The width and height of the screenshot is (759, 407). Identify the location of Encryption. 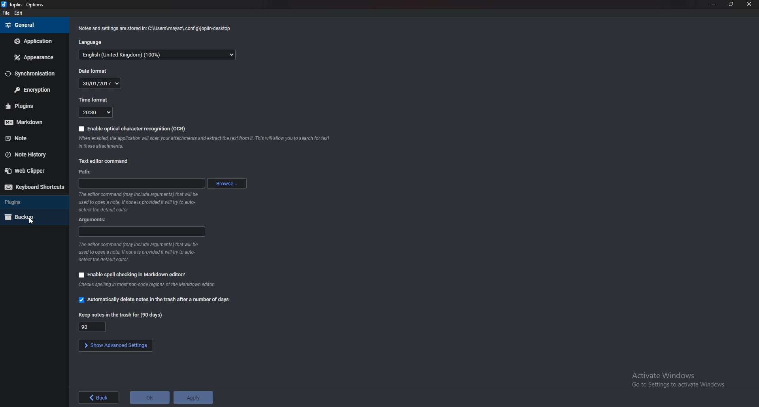
(33, 89).